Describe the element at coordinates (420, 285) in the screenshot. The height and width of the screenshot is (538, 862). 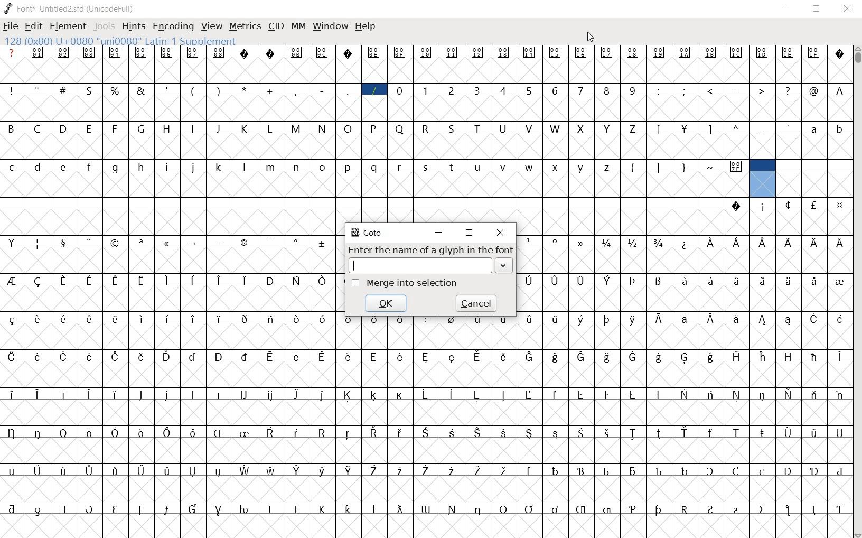
I see `Merge into selection` at that location.